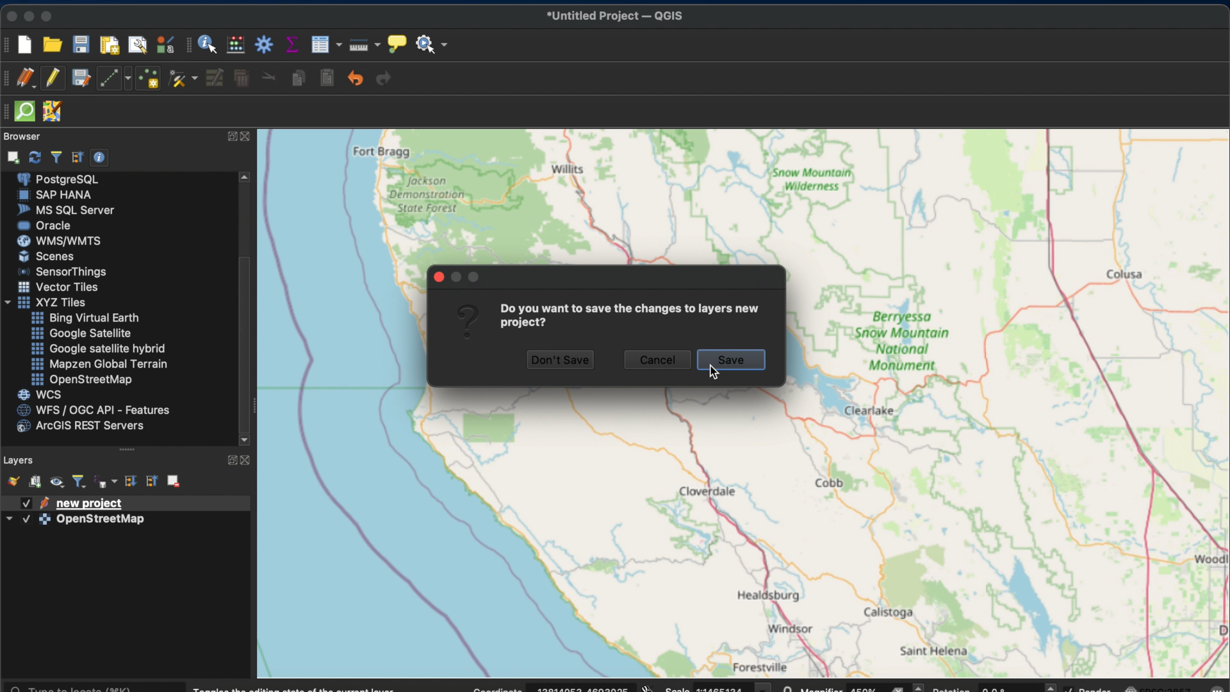 The image size is (1230, 692). Describe the element at coordinates (216, 79) in the screenshot. I see `modify attributes` at that location.